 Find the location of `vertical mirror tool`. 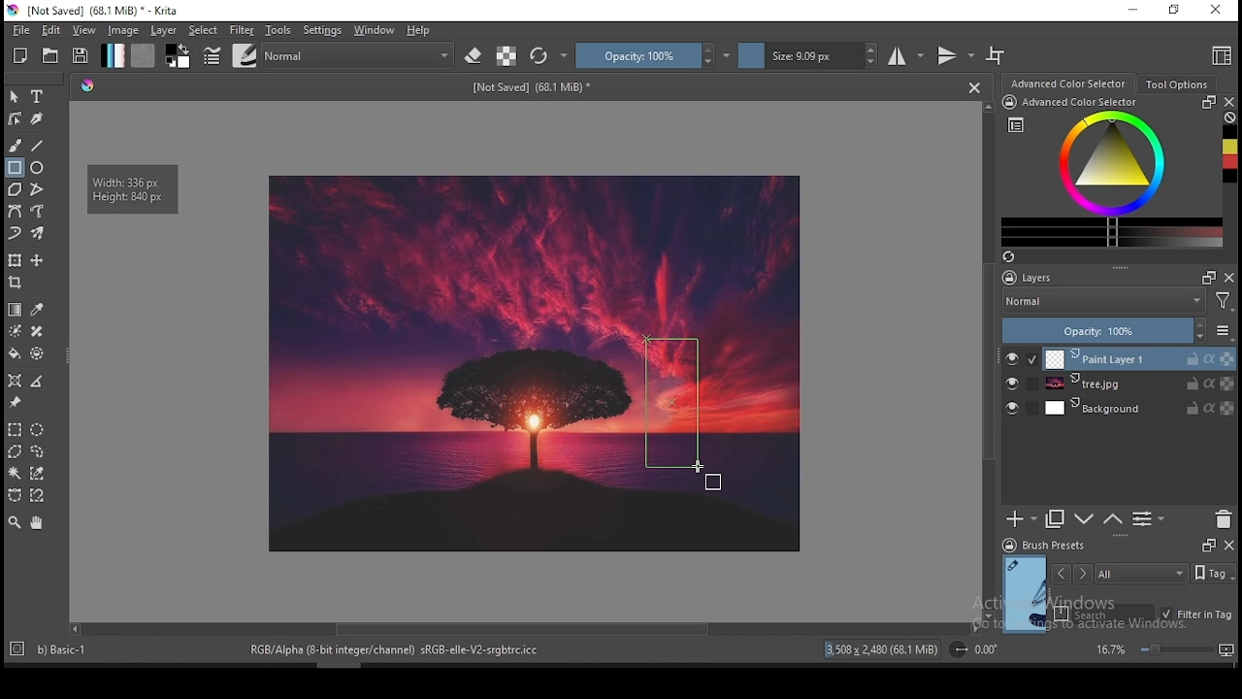

vertical mirror tool is located at coordinates (955, 56).